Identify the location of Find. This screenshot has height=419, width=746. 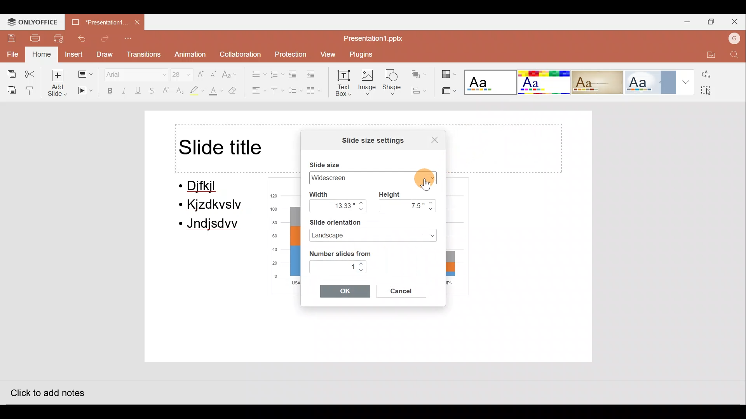
(735, 55).